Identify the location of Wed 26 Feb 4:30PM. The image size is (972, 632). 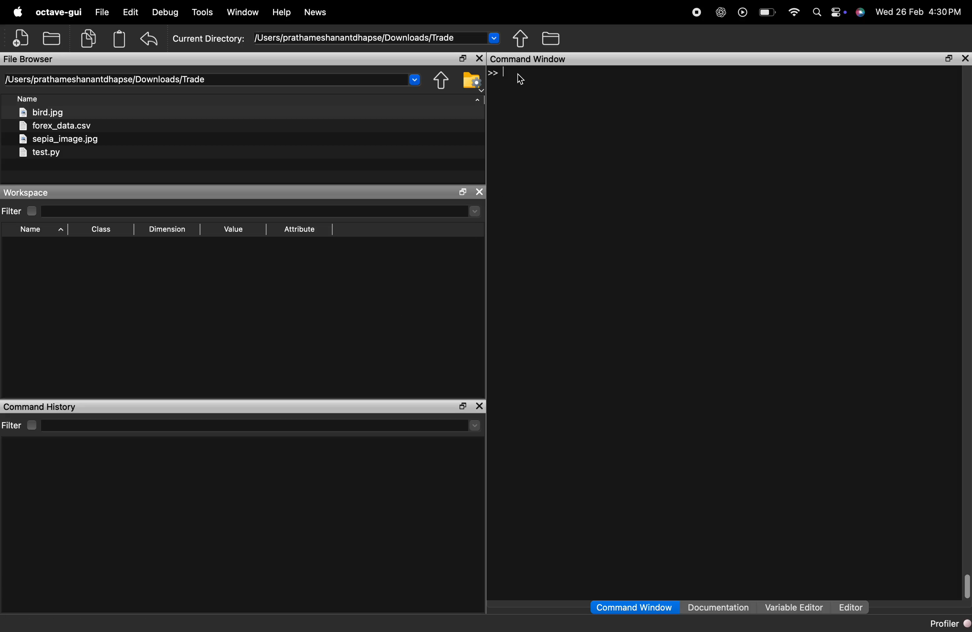
(919, 12).